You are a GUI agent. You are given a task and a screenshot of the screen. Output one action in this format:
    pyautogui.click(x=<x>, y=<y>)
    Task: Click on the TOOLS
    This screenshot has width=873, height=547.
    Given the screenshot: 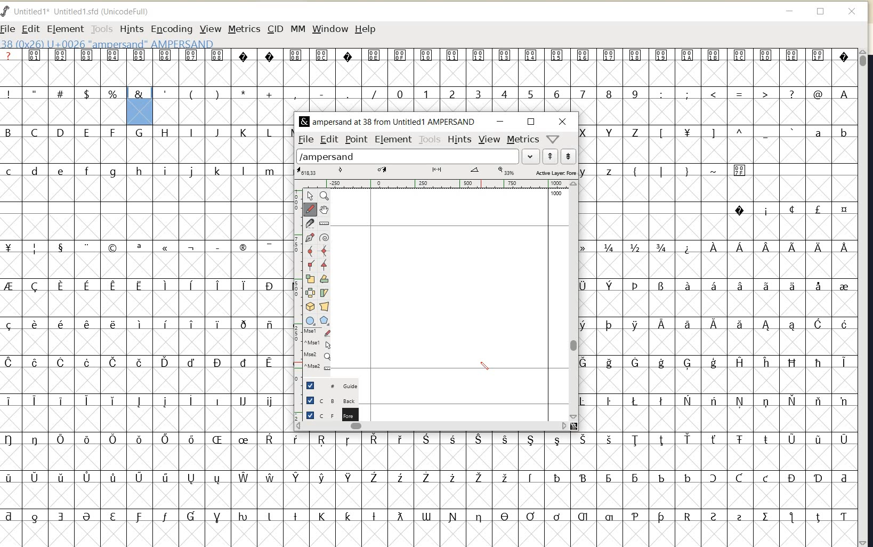 What is the action you would take?
    pyautogui.click(x=101, y=29)
    